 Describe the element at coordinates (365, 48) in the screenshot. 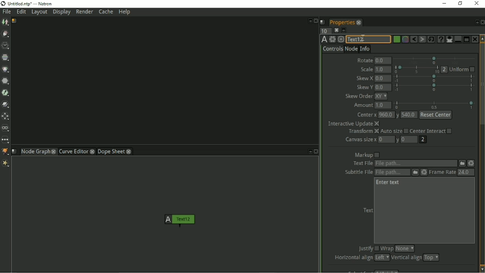

I see `Info` at that location.